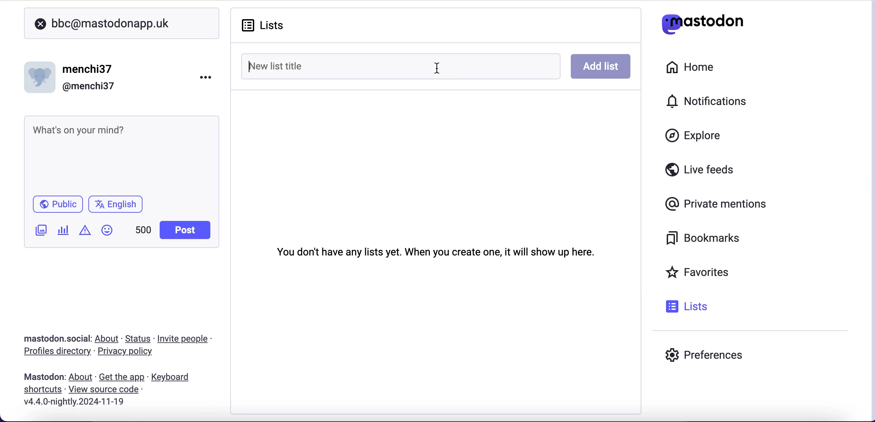 The height and width of the screenshot is (422, 875). Describe the element at coordinates (44, 377) in the screenshot. I see `mastodon` at that location.